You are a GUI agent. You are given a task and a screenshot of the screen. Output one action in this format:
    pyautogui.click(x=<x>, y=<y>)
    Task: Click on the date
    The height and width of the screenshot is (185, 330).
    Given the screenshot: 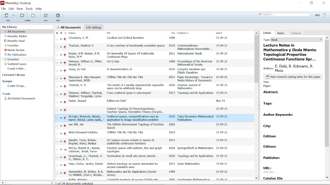 What is the action you would take?
    pyautogui.click(x=222, y=54)
    